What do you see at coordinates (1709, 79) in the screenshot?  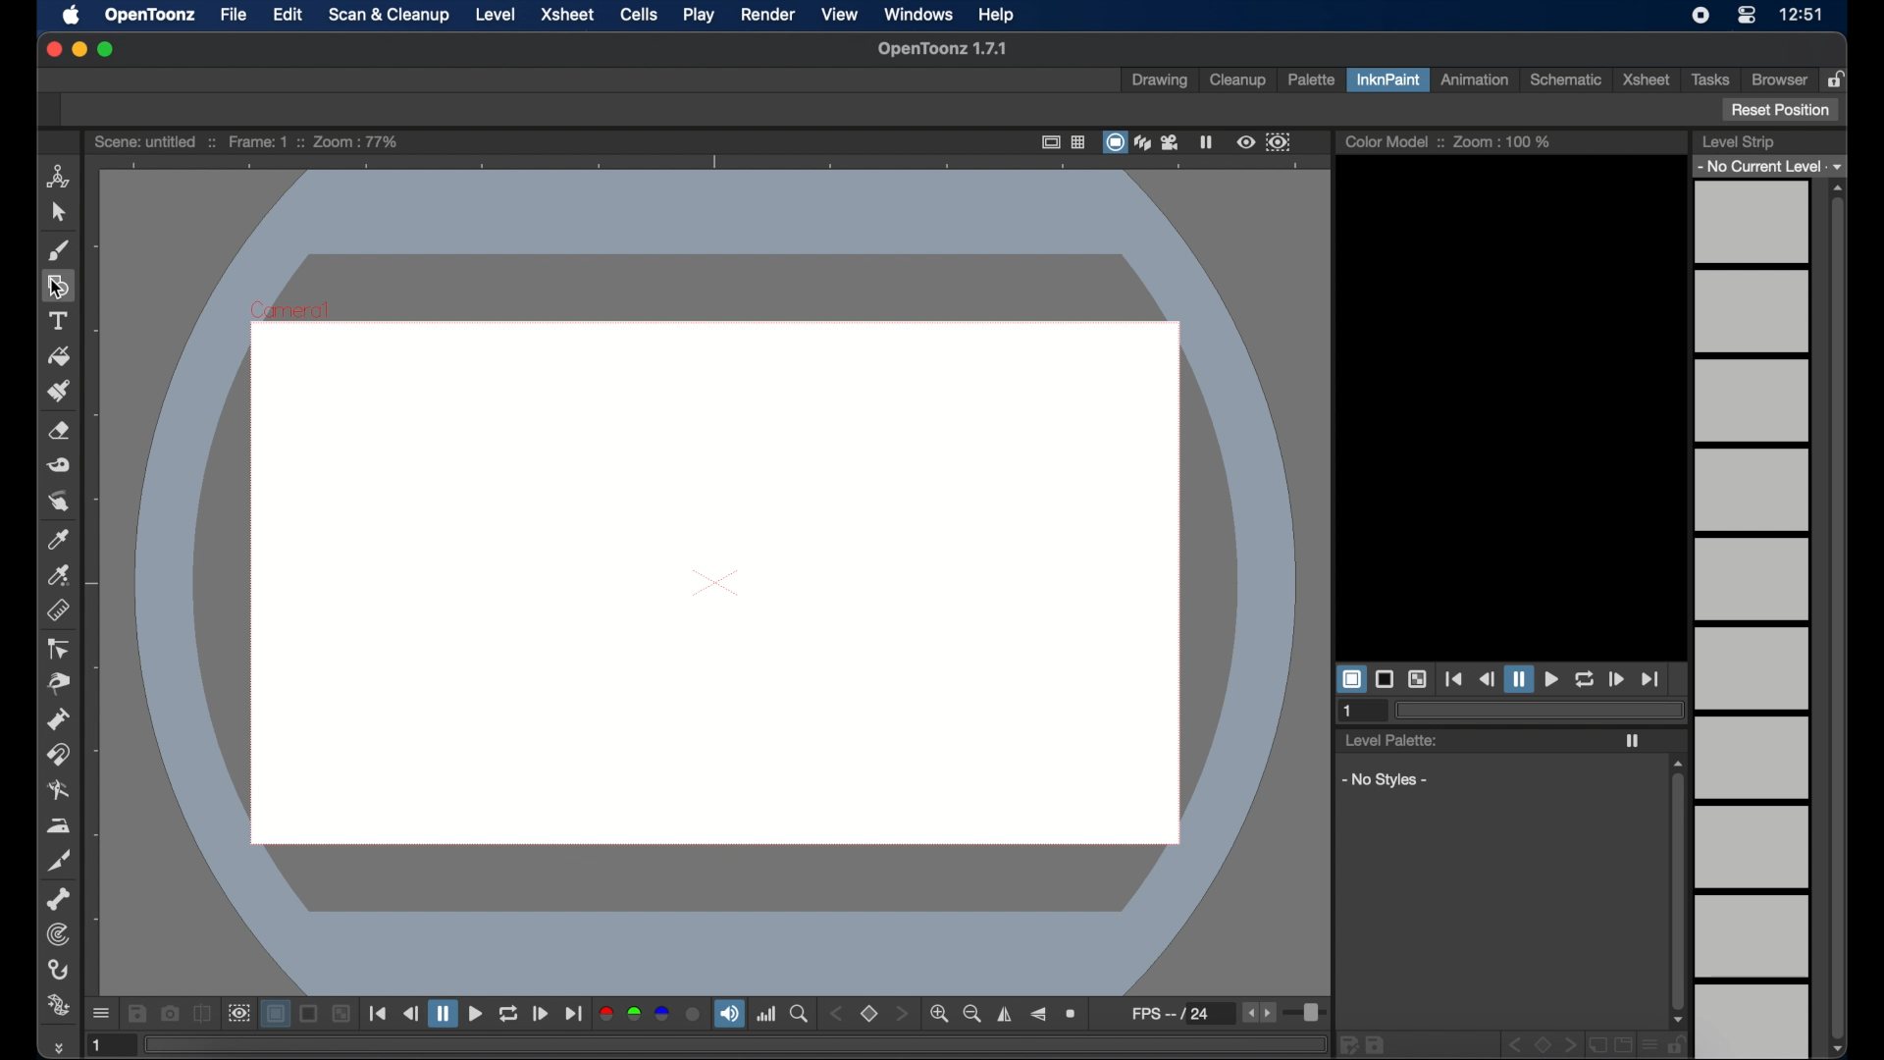 I see `tasks` at bounding box center [1709, 79].